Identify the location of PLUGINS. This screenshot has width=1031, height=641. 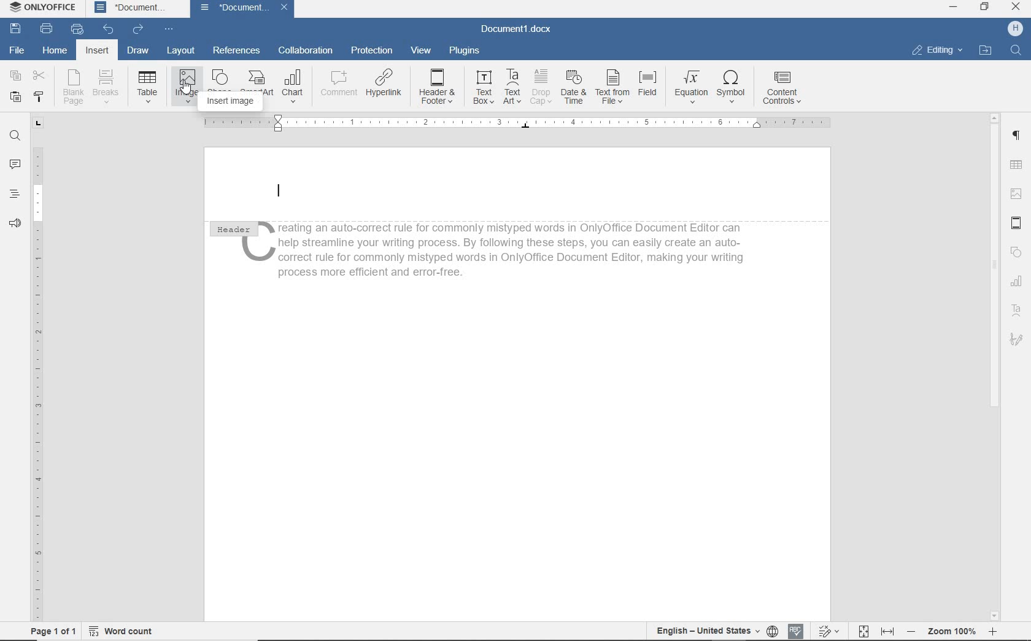
(464, 51).